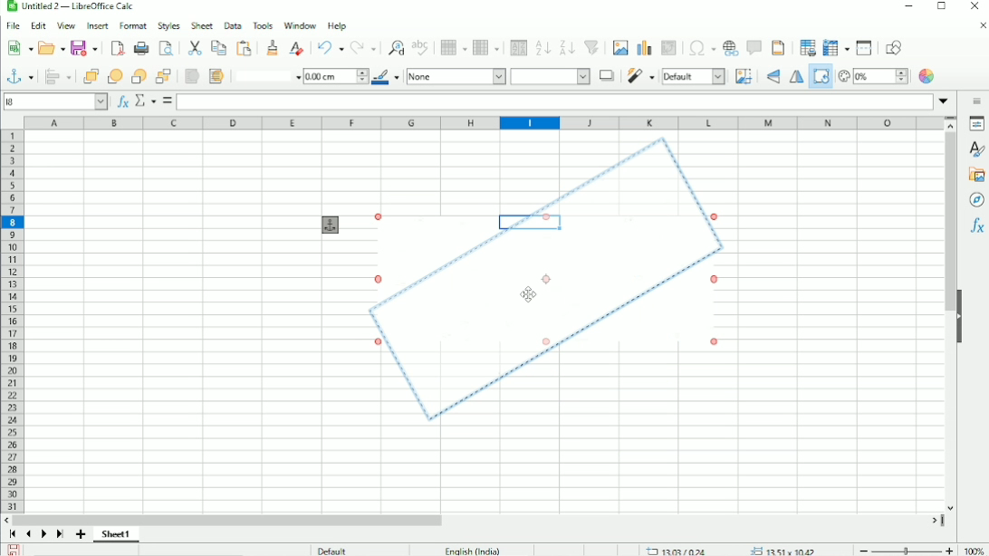  I want to click on , so click(164, 76).